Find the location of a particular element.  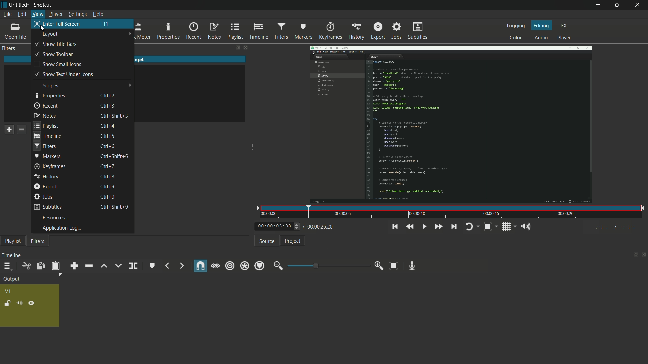

 is located at coordinates (42, 29).